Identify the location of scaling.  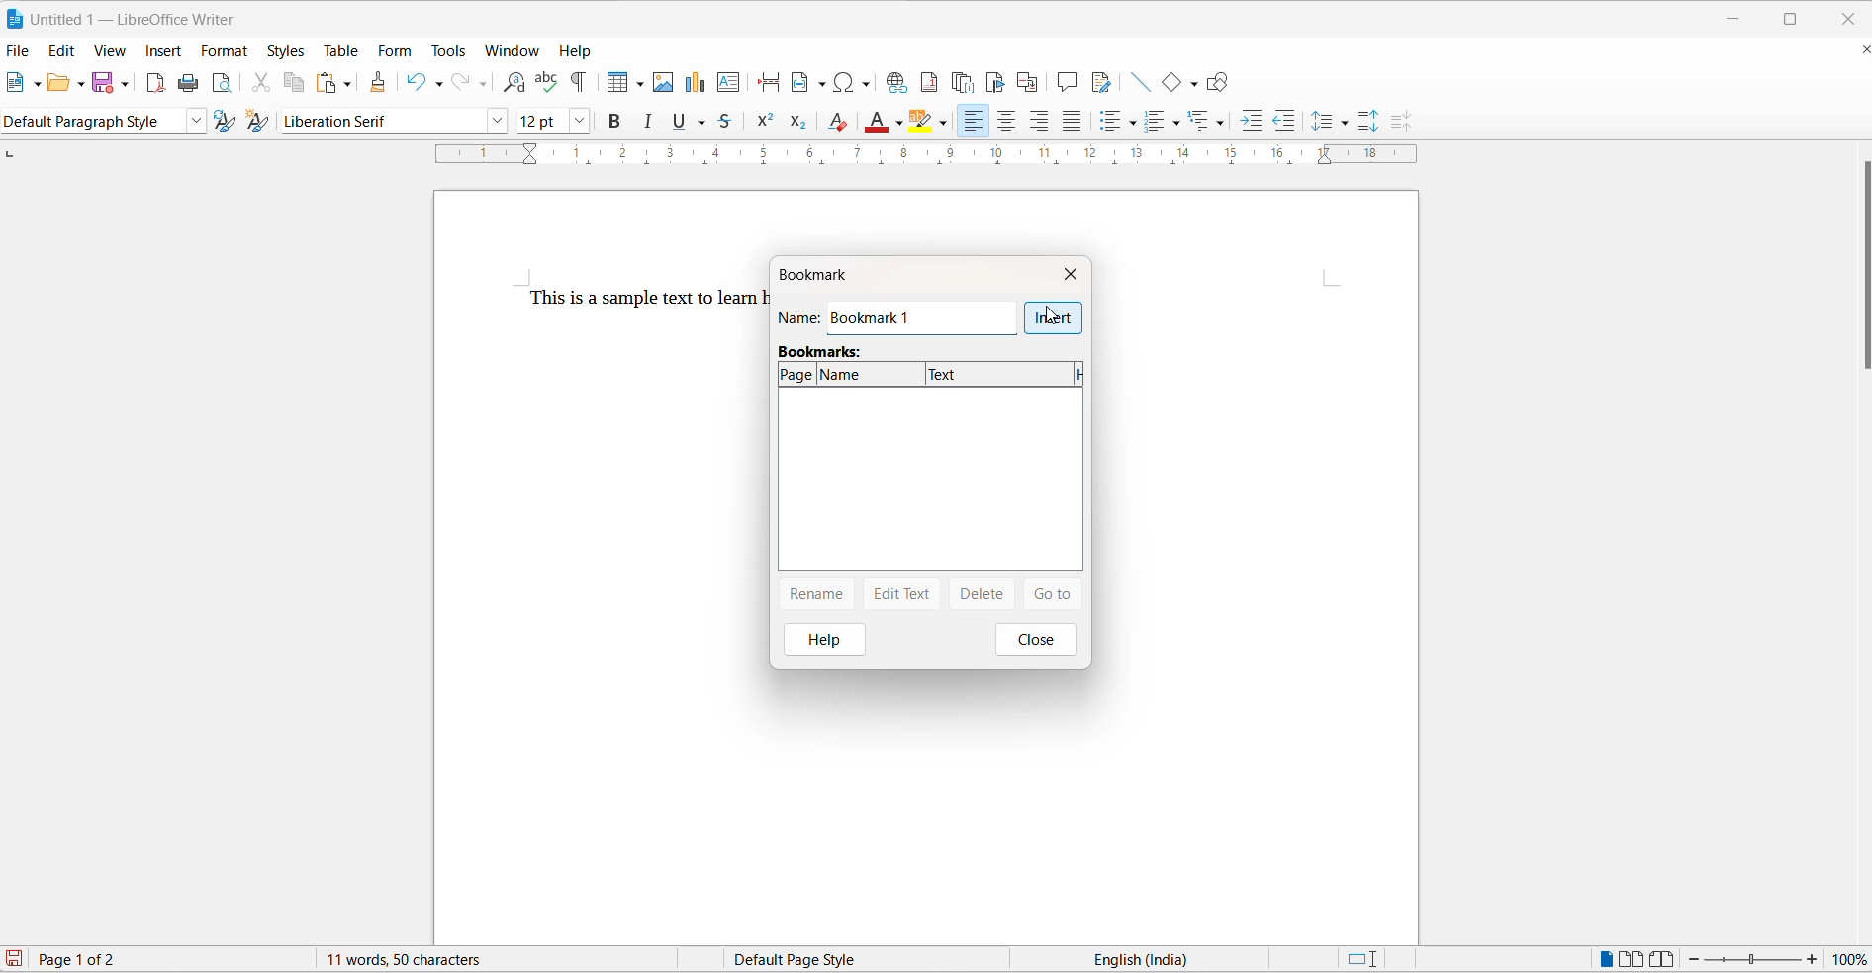
(913, 159).